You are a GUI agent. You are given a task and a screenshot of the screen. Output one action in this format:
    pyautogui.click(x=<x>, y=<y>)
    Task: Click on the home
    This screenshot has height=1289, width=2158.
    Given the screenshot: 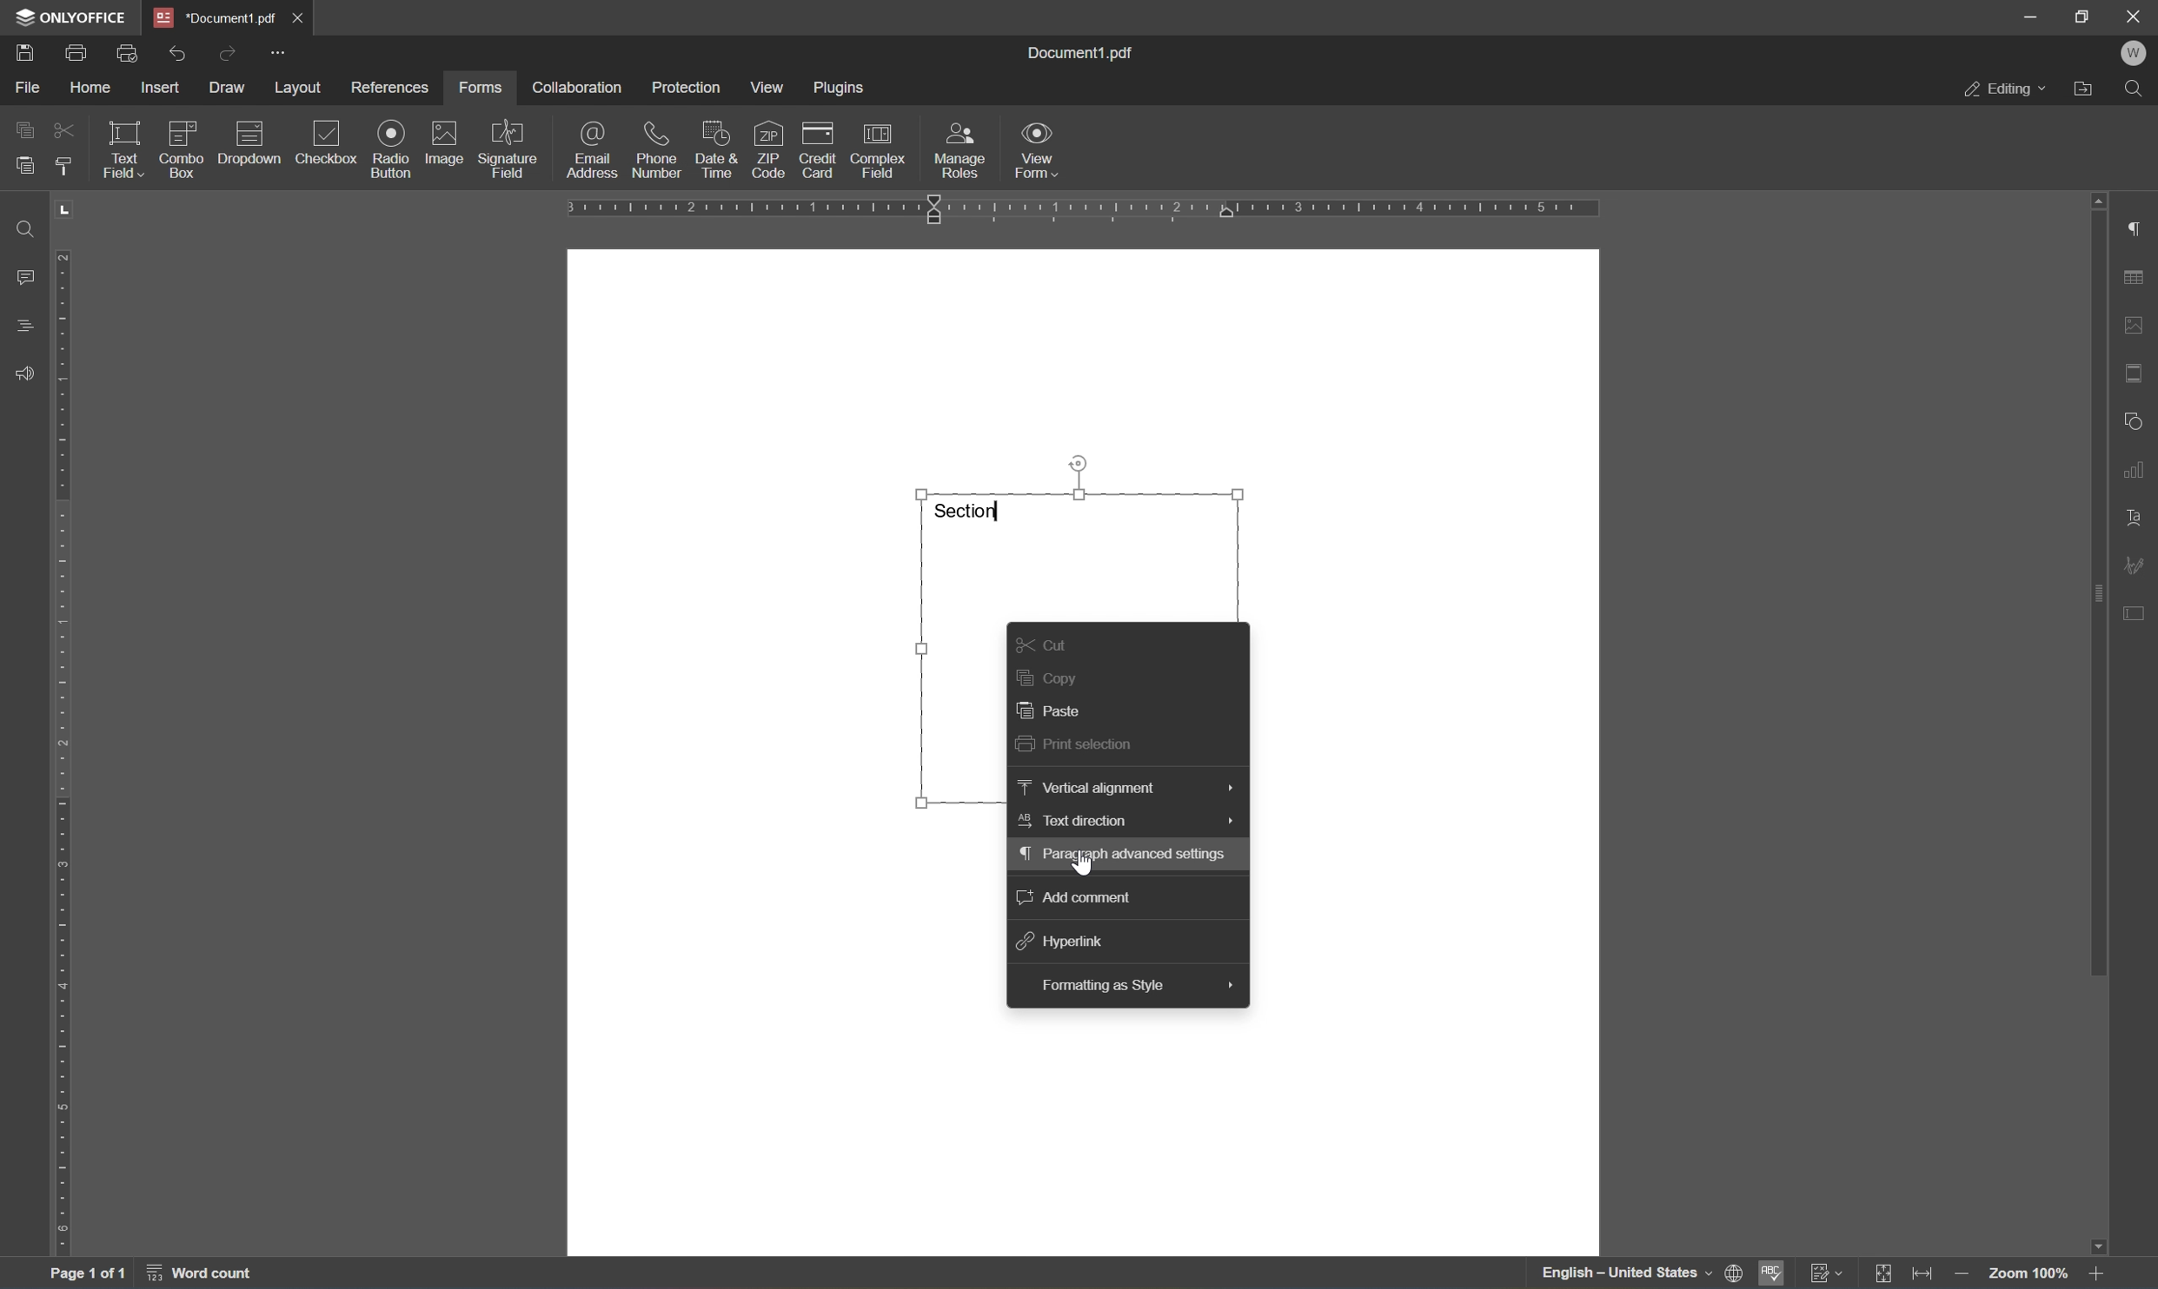 What is the action you would take?
    pyautogui.click(x=93, y=88)
    